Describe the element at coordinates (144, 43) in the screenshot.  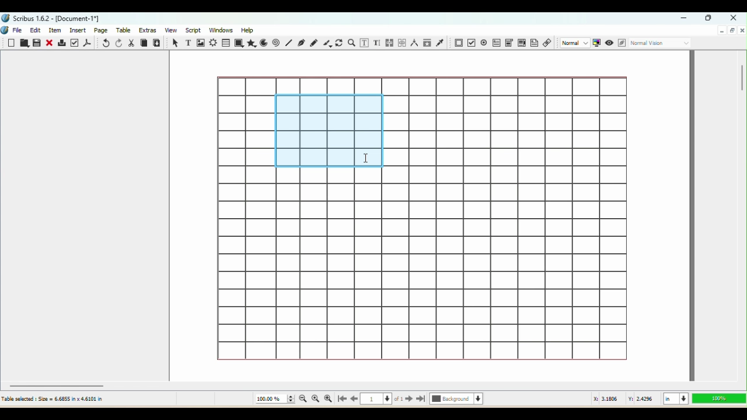
I see `Copy` at that location.